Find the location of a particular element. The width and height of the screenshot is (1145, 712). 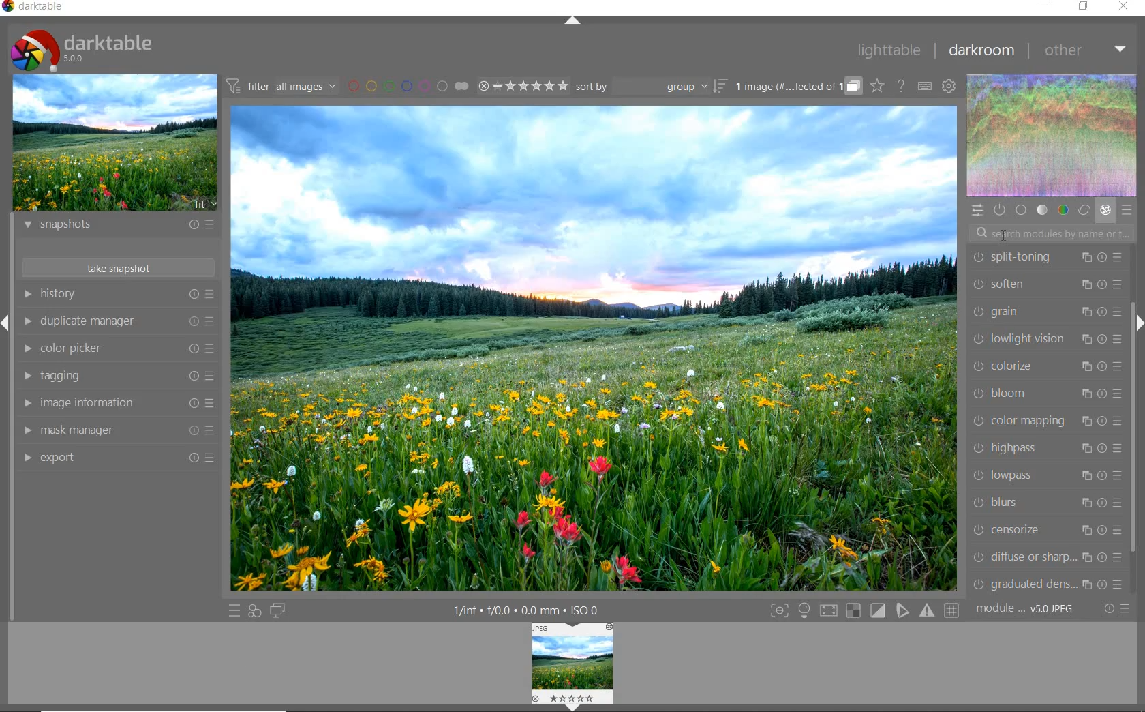

history is located at coordinates (117, 293).